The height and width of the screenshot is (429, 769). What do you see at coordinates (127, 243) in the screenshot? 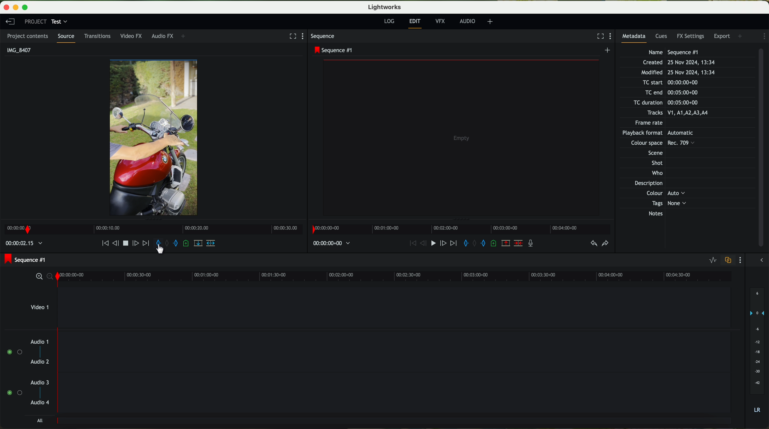
I see ` play` at bounding box center [127, 243].